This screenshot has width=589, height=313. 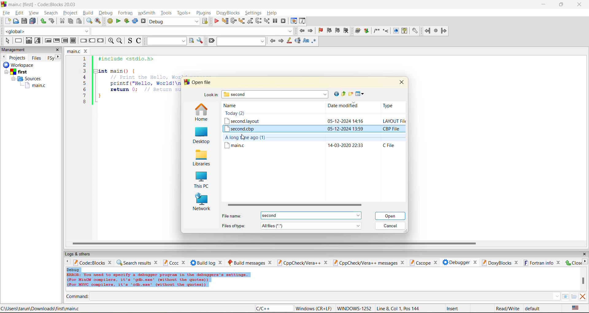 What do you see at coordinates (158, 280) in the screenshot?
I see `Error info` at bounding box center [158, 280].